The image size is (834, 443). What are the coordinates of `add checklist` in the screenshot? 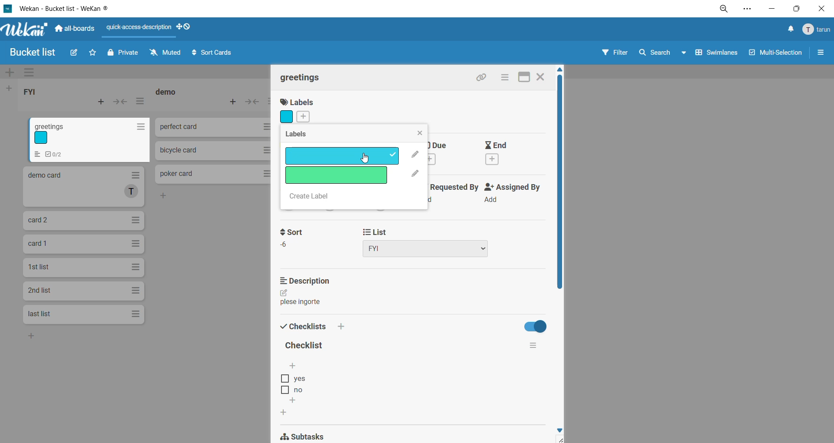 It's located at (284, 413).